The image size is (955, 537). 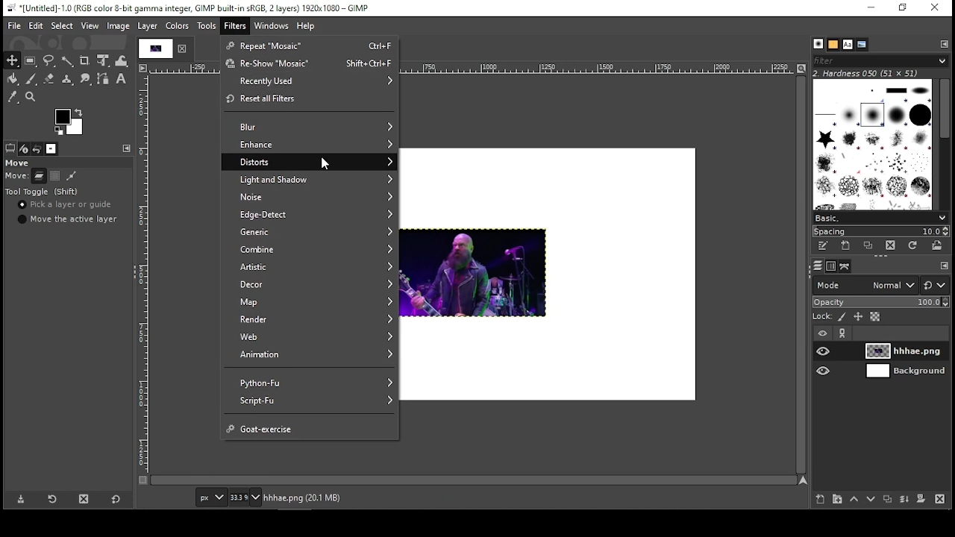 I want to click on zoom tool, so click(x=31, y=97).